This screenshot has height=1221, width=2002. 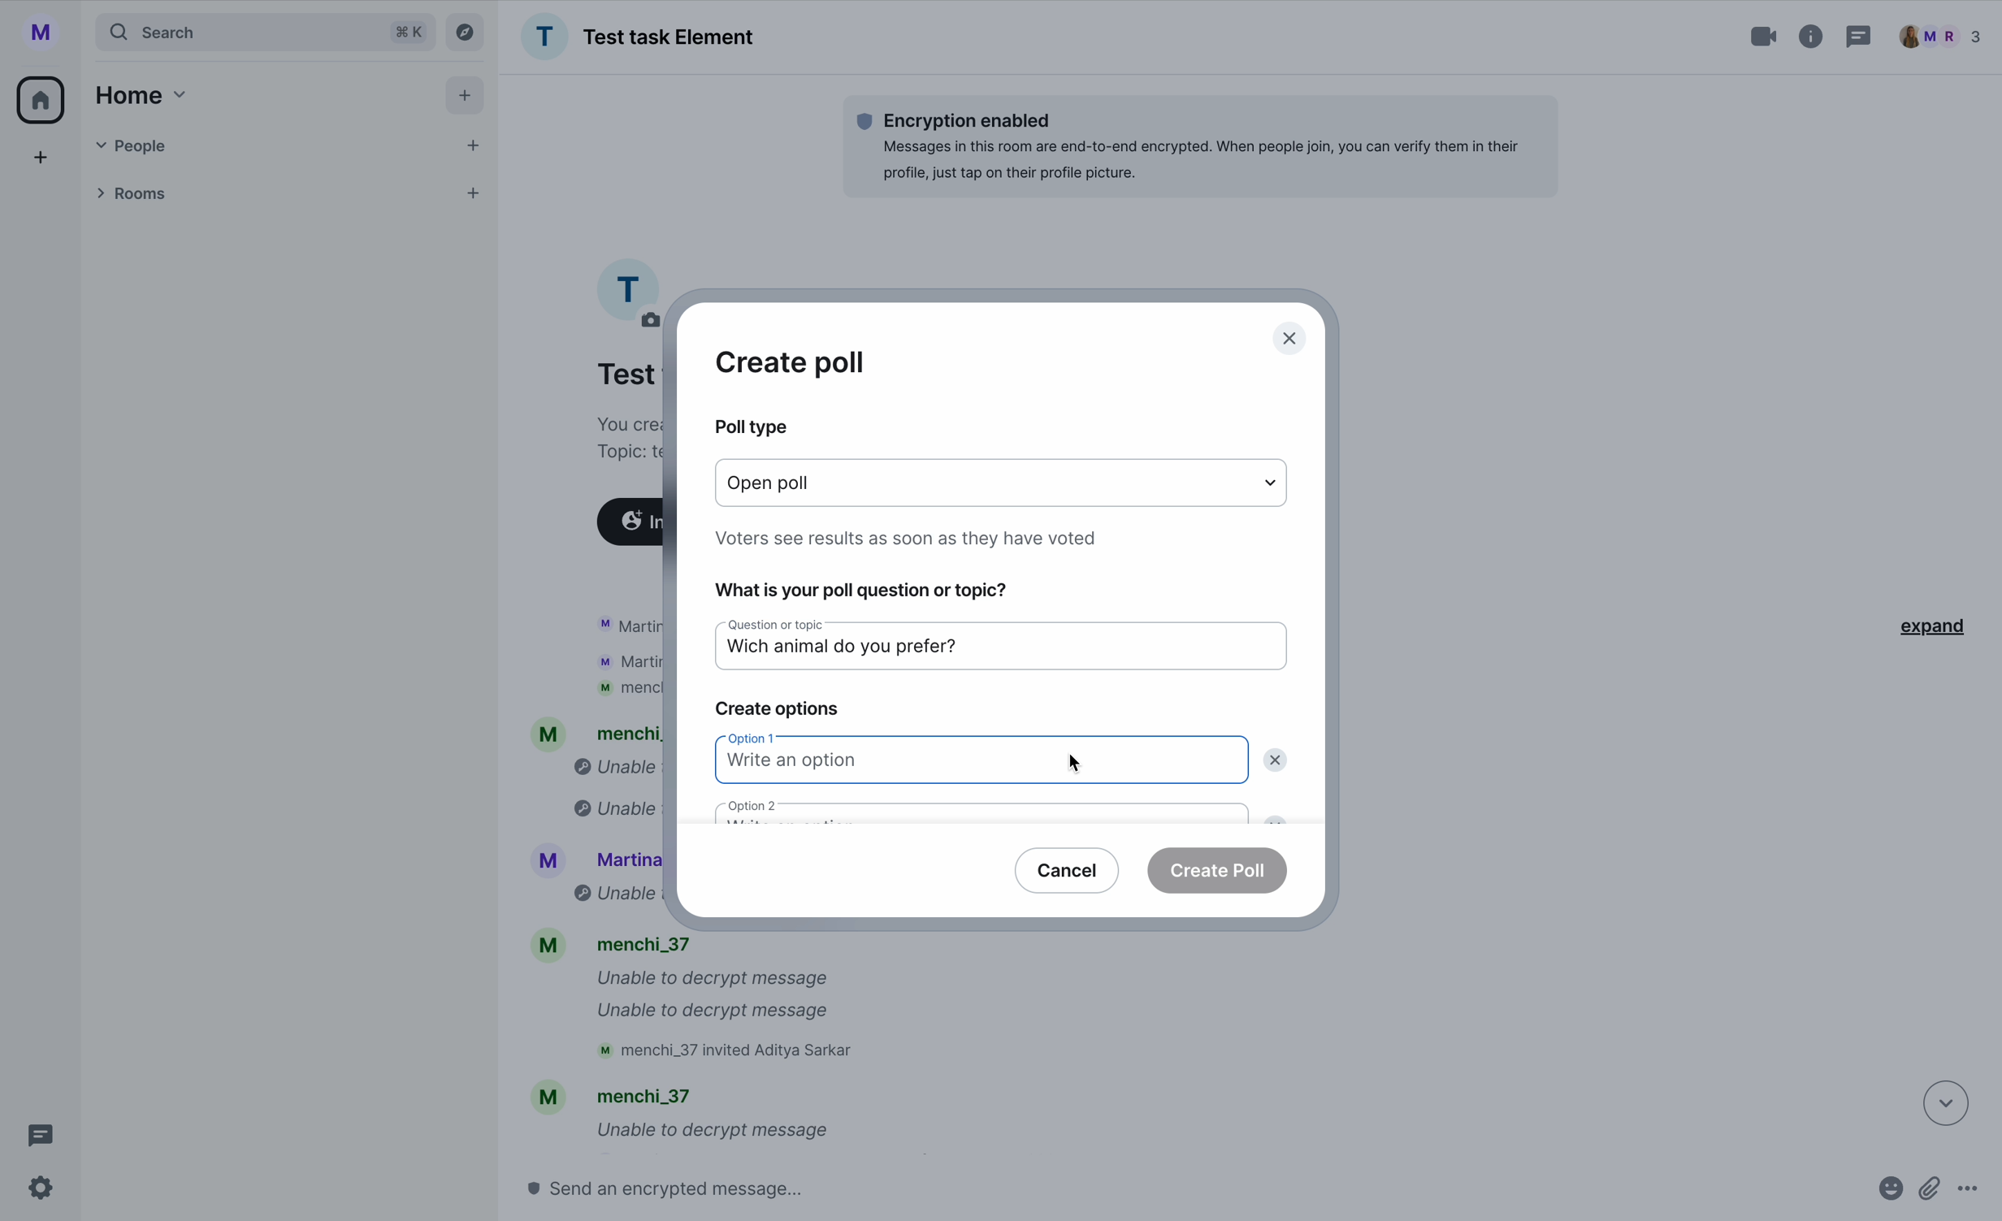 What do you see at coordinates (1932, 1195) in the screenshot?
I see `attach files` at bounding box center [1932, 1195].